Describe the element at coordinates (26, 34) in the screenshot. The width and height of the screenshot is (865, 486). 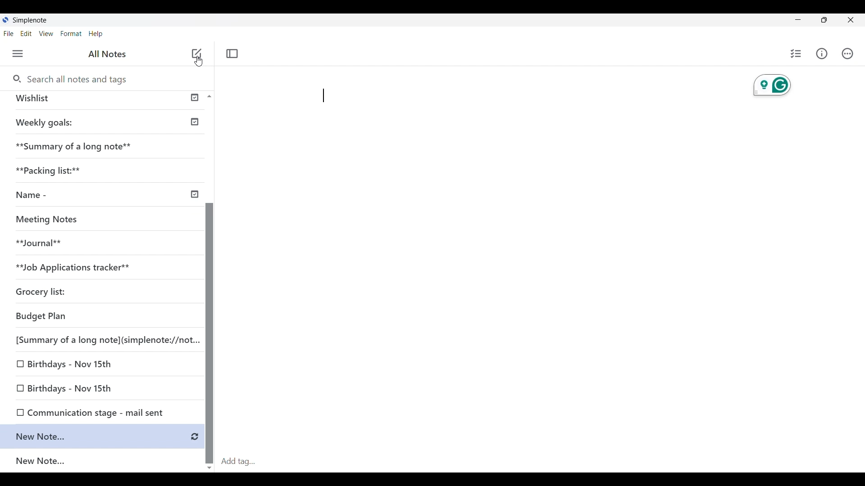
I see `Edit menu` at that location.